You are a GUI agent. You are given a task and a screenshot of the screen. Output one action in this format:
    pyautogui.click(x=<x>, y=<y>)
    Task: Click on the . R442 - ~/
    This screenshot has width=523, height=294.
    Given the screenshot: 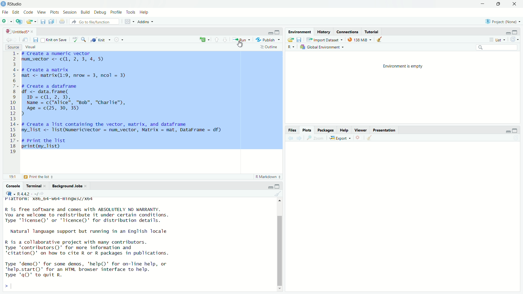 What is the action you would take?
    pyautogui.click(x=23, y=193)
    